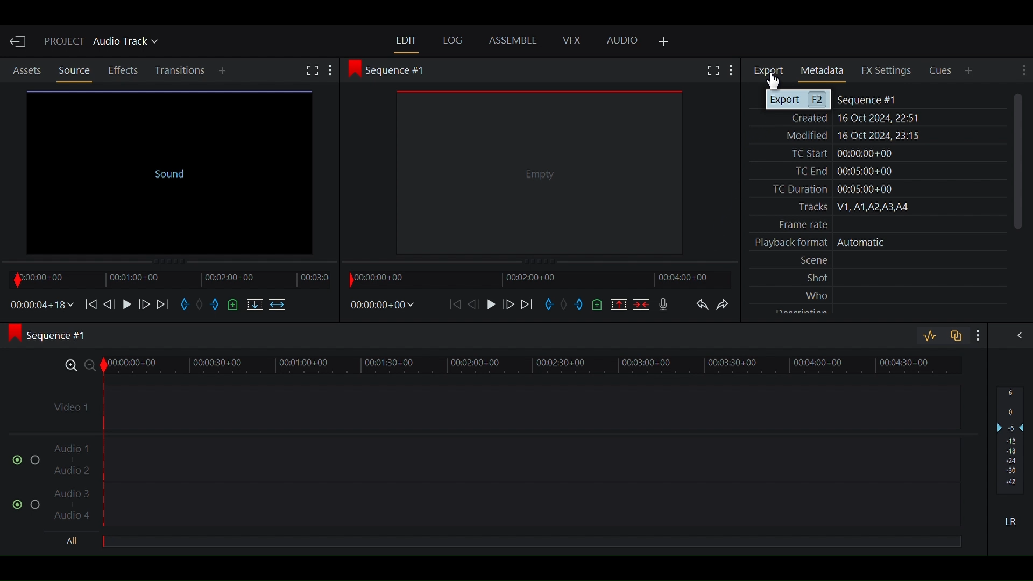 The image size is (1033, 581). Describe the element at coordinates (456, 304) in the screenshot. I see `Move backward` at that location.